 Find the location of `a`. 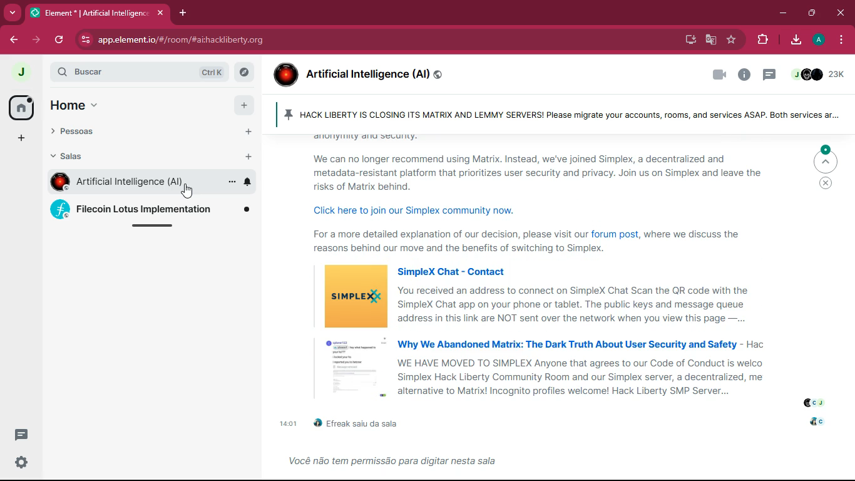

a is located at coordinates (816, 40).